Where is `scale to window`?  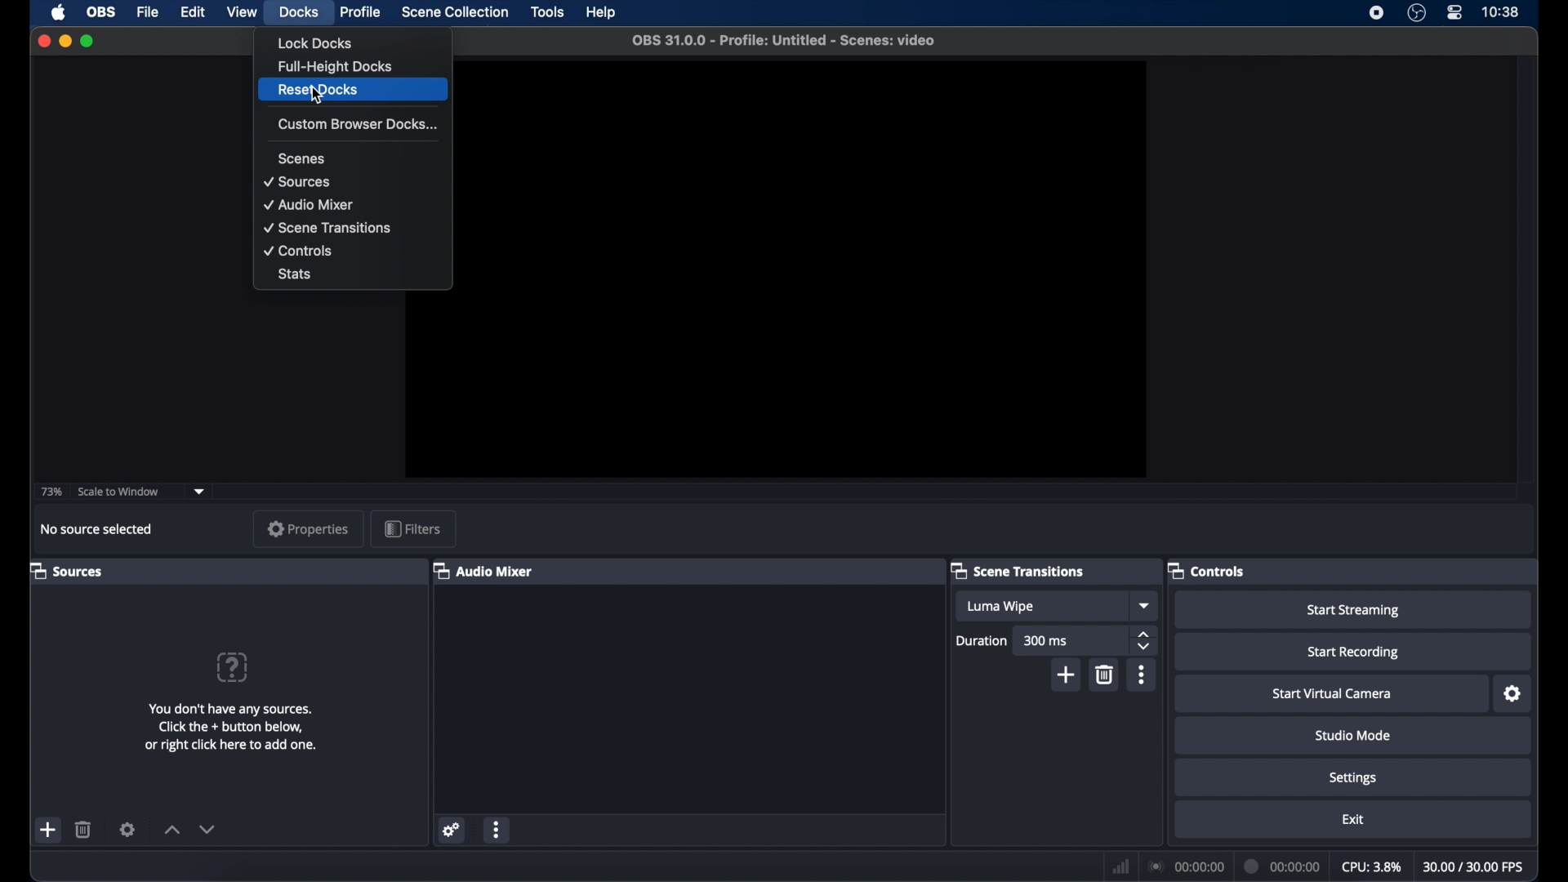
scale to window is located at coordinates (121, 490).